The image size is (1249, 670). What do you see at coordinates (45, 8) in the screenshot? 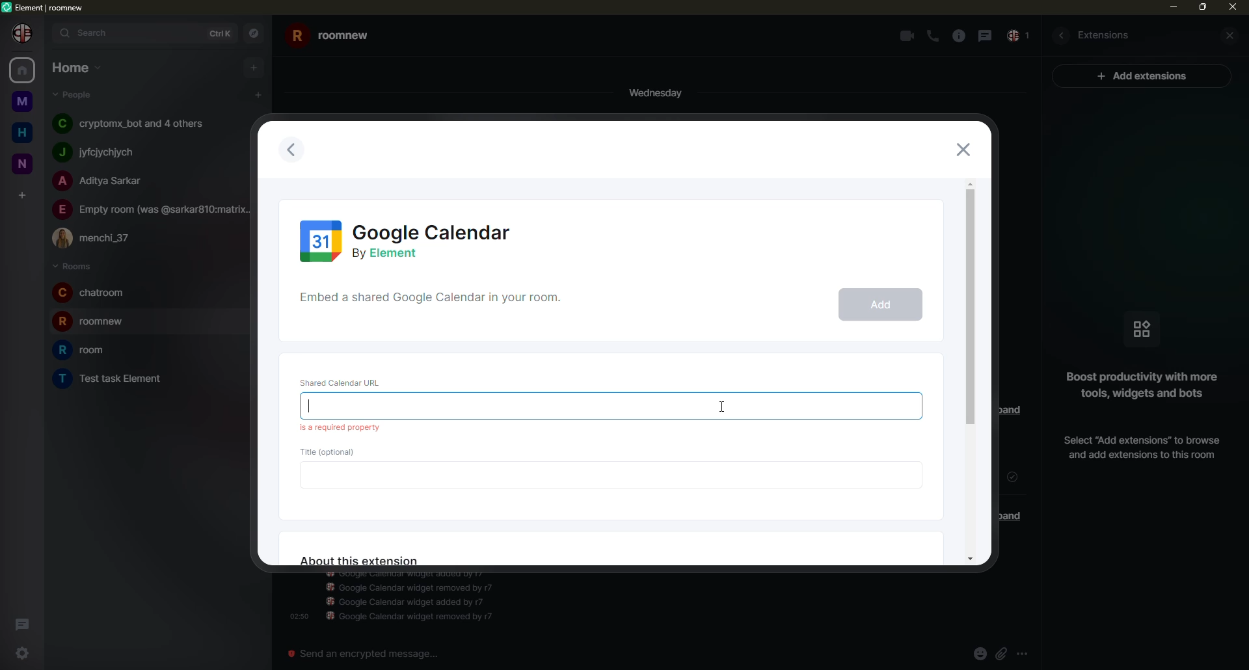
I see `element` at bounding box center [45, 8].